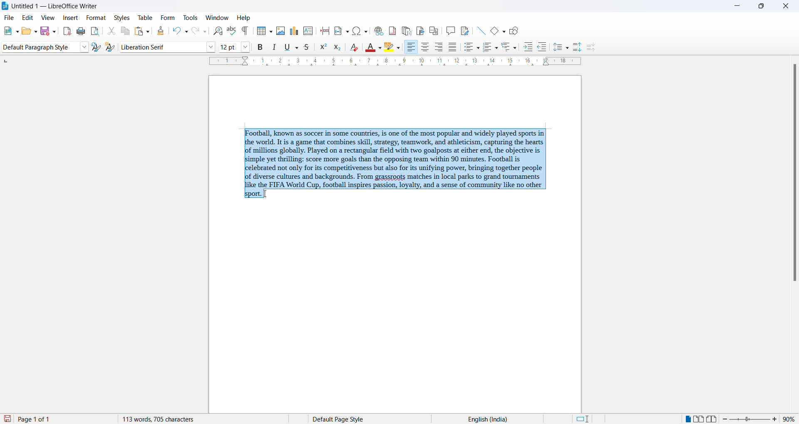 The width and height of the screenshot is (799, 424). Describe the element at coordinates (392, 31) in the screenshot. I see `insert footnote` at that location.